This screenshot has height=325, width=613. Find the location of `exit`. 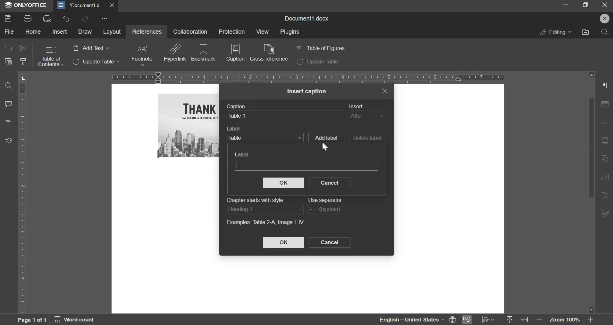

exit is located at coordinates (385, 90).